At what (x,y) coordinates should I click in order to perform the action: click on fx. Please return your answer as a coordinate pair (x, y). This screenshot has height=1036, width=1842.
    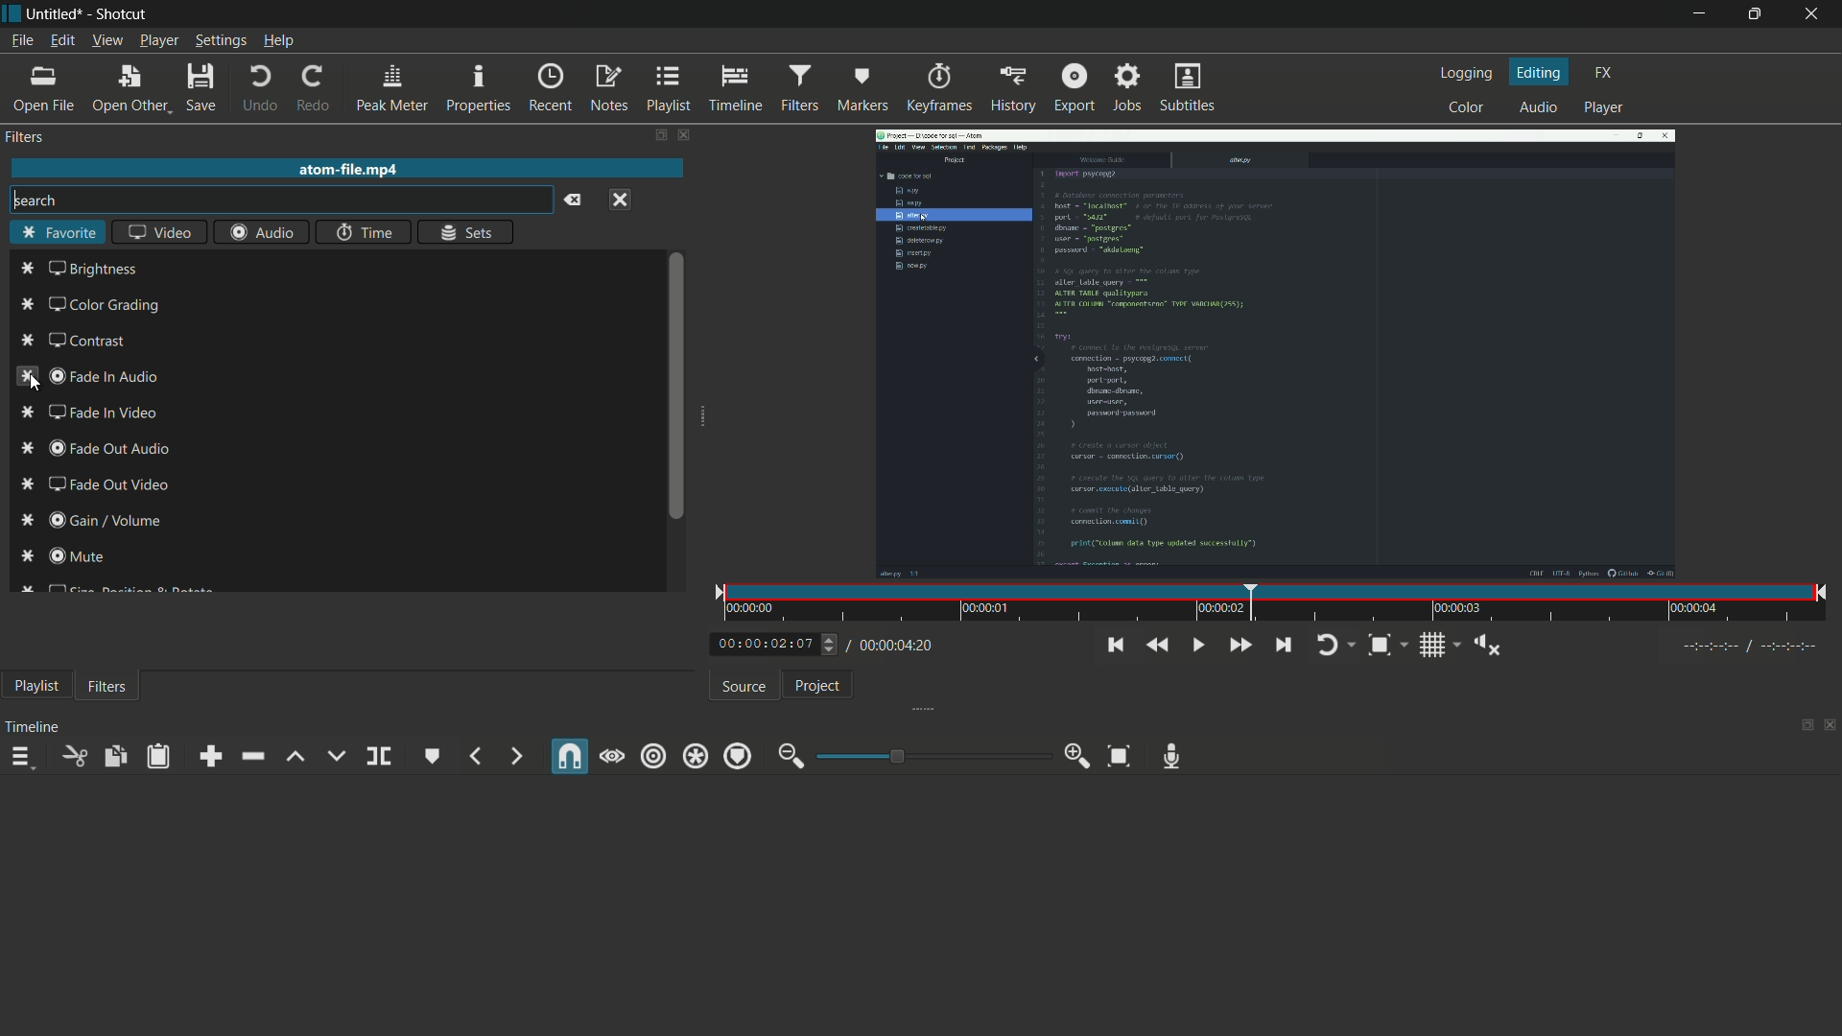
    Looking at the image, I should click on (1608, 73).